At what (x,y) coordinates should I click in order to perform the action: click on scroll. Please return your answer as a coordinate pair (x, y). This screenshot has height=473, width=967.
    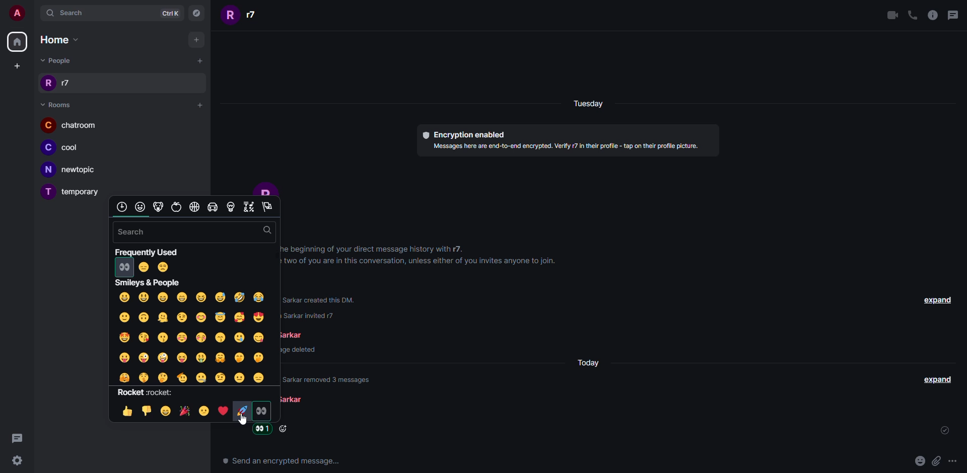
    Looking at the image, I should click on (132, 217).